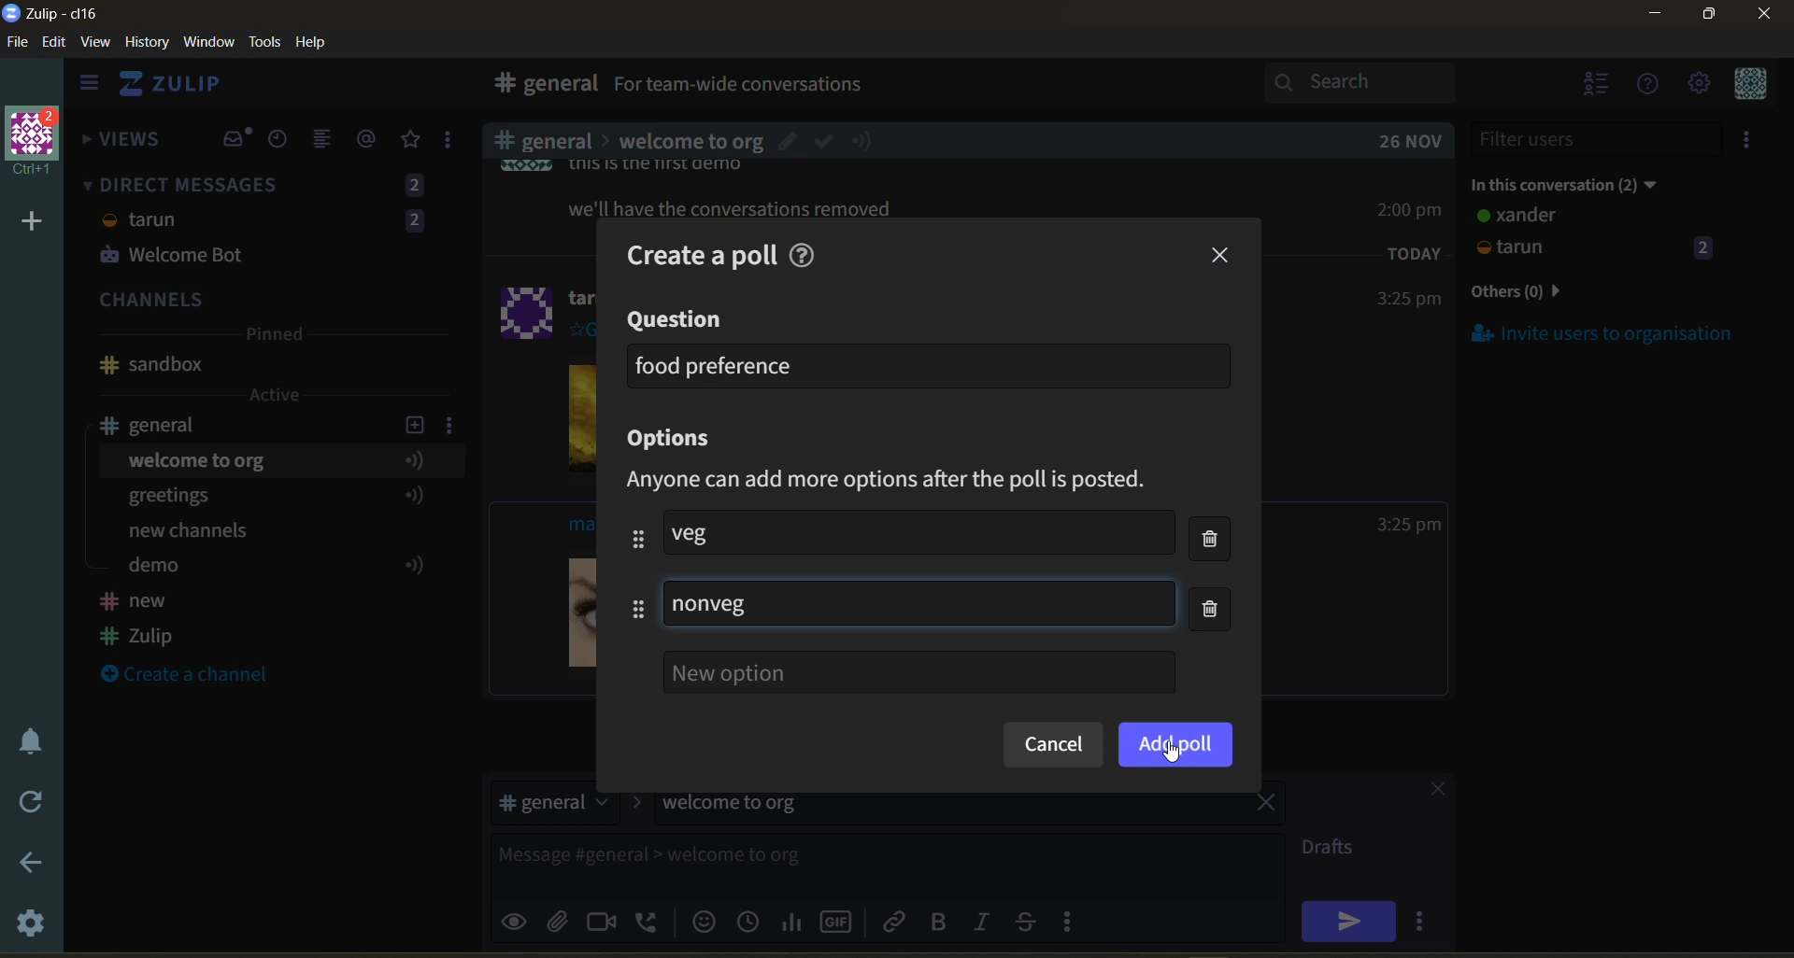  Describe the element at coordinates (26, 739) in the screenshot. I see `enable do not disturb` at that location.